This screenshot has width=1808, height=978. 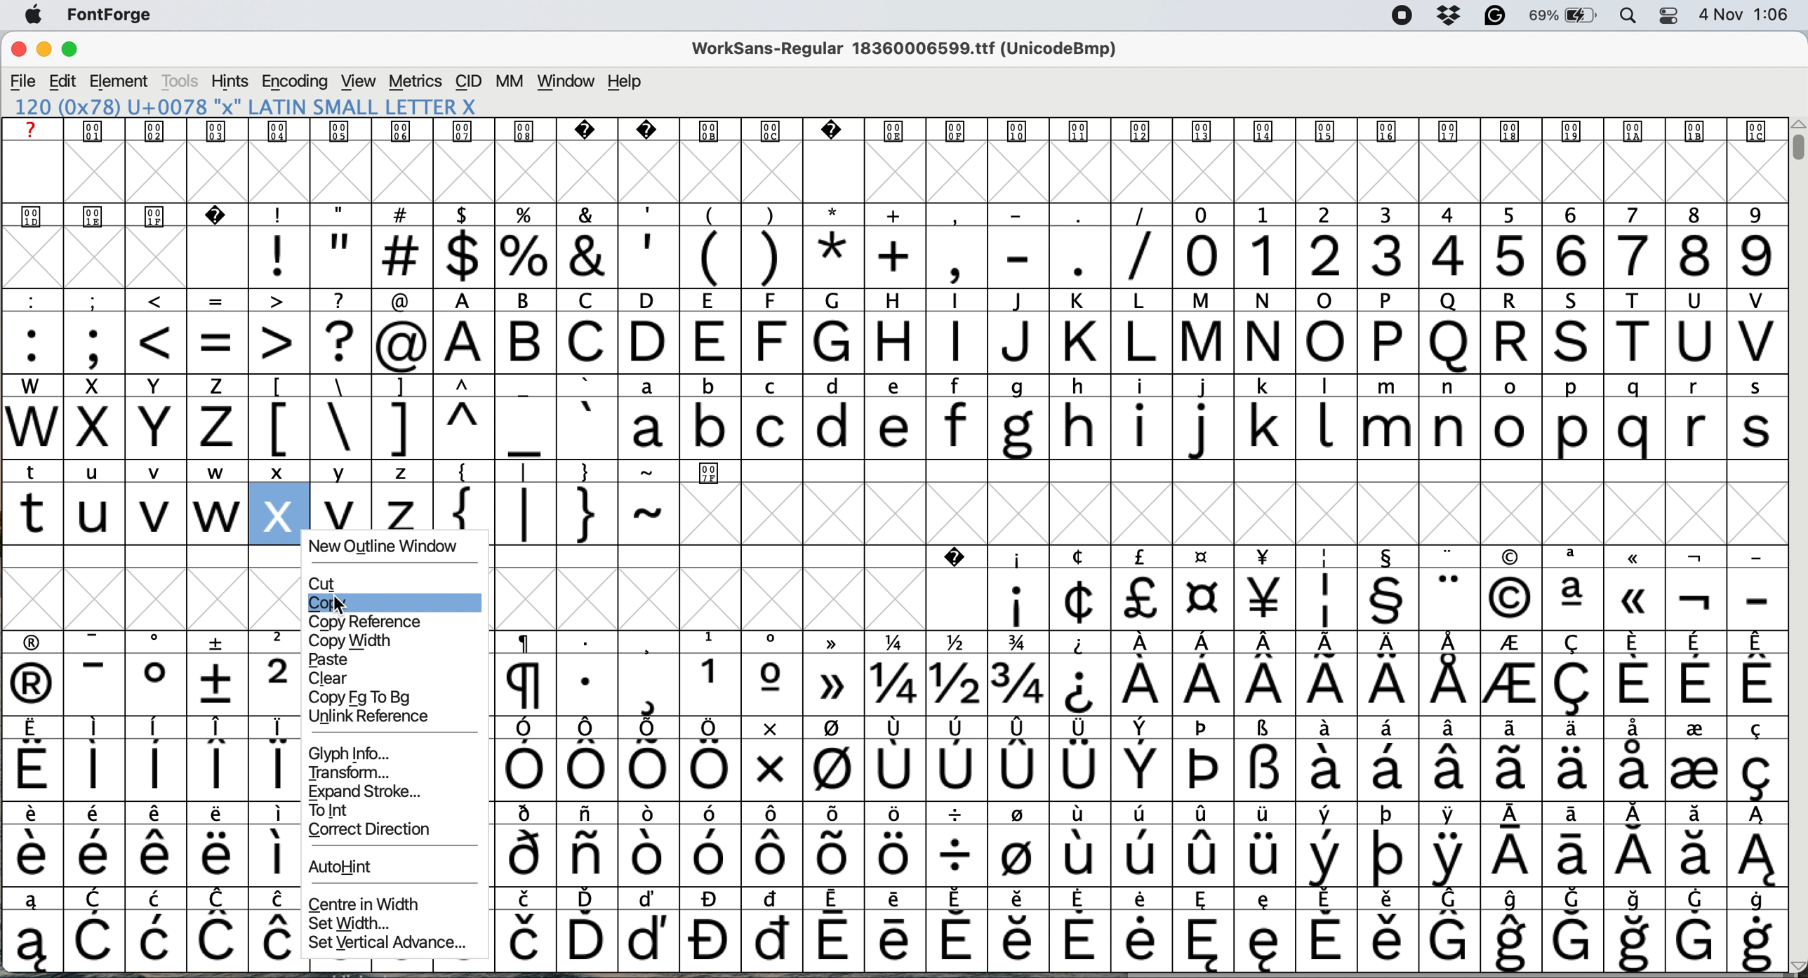 I want to click on auto hint, so click(x=345, y=868).